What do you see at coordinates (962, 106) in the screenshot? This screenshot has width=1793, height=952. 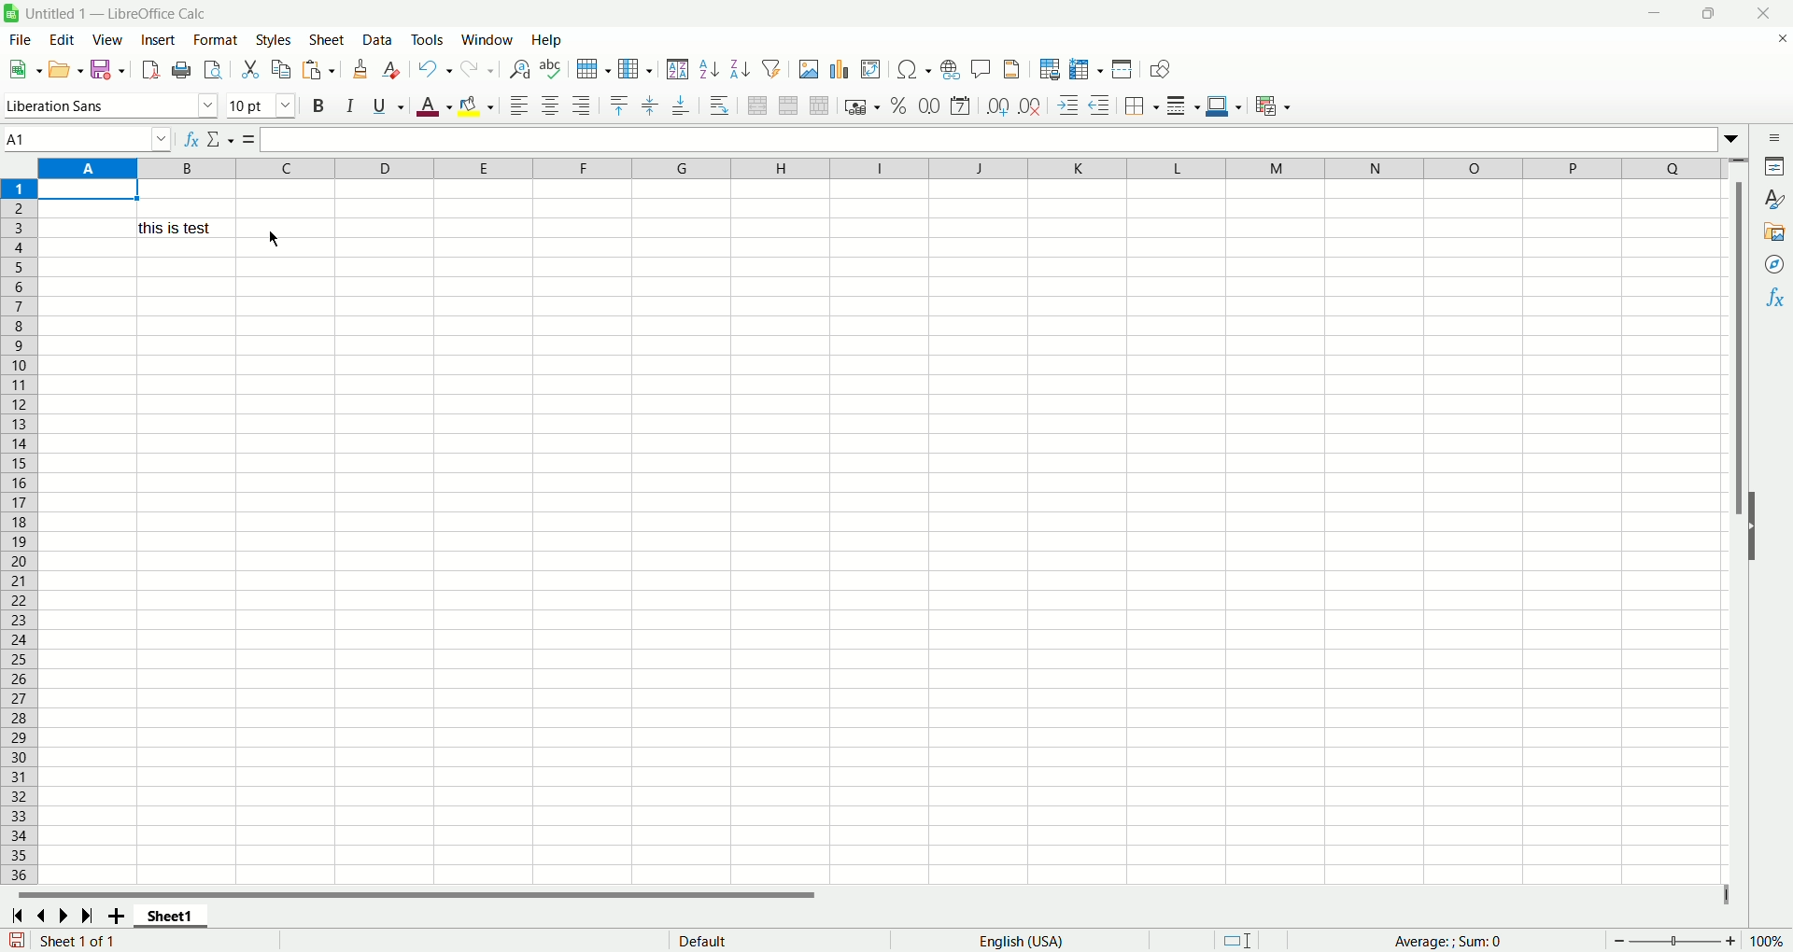 I see `format as date` at bounding box center [962, 106].